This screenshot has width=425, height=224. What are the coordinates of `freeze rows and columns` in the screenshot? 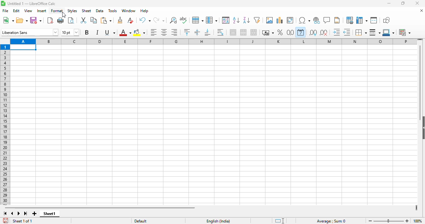 It's located at (362, 20).